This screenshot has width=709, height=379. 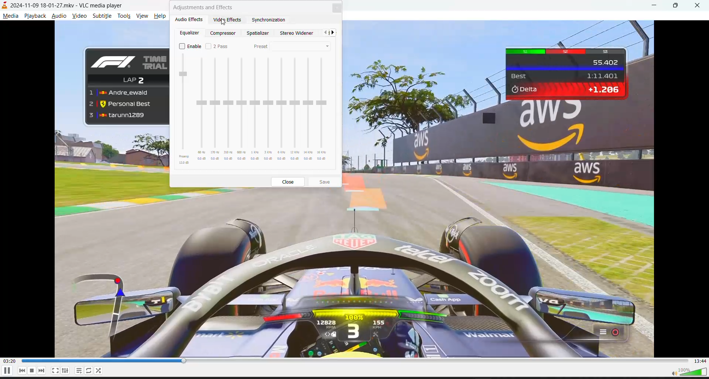 What do you see at coordinates (124, 15) in the screenshot?
I see `tools` at bounding box center [124, 15].